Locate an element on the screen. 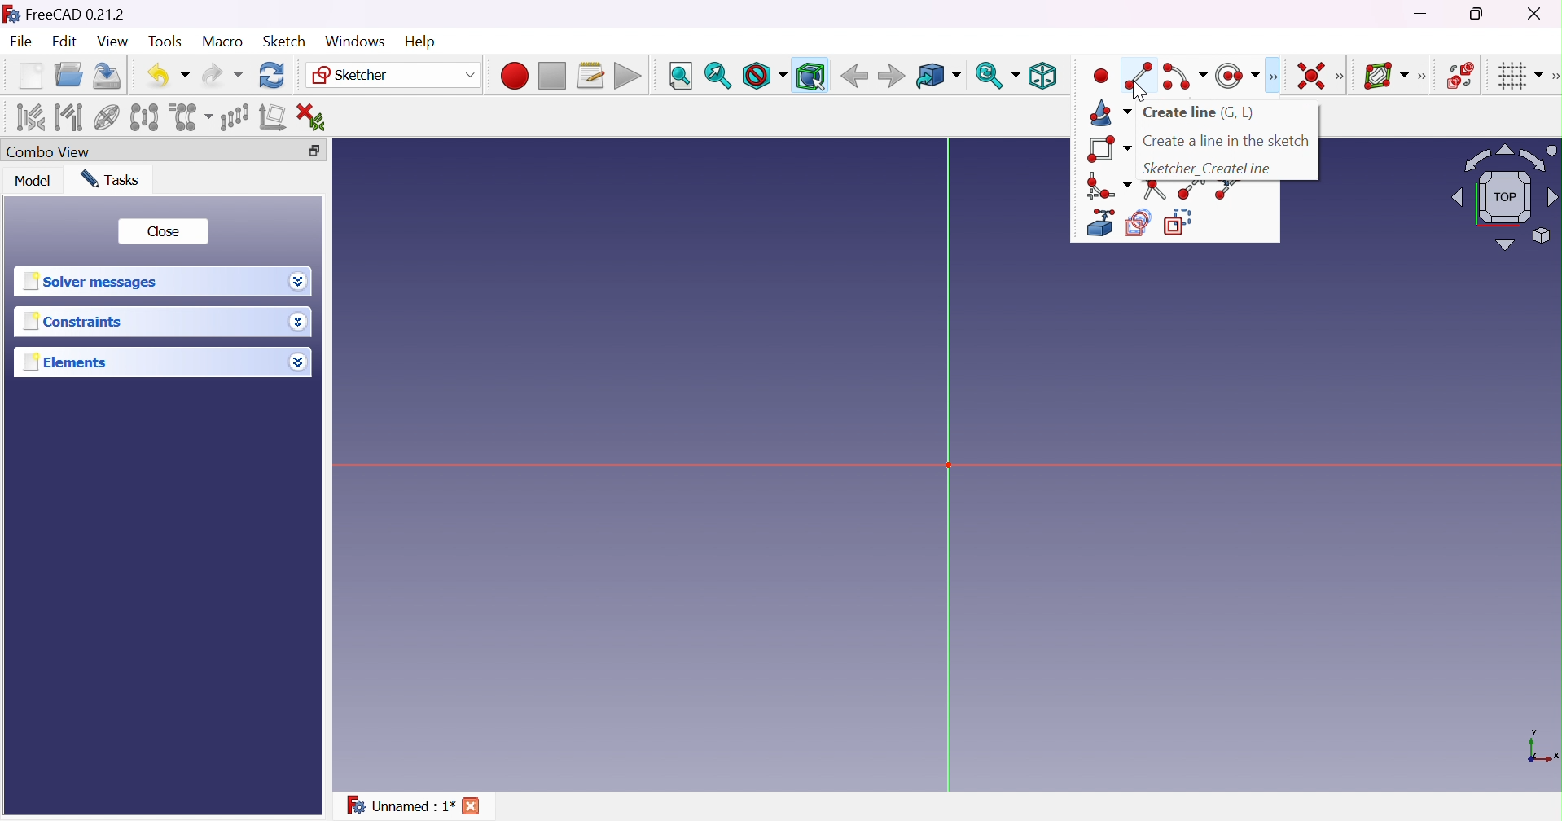 This screenshot has height=821, width=1562. View is located at coordinates (112, 42).